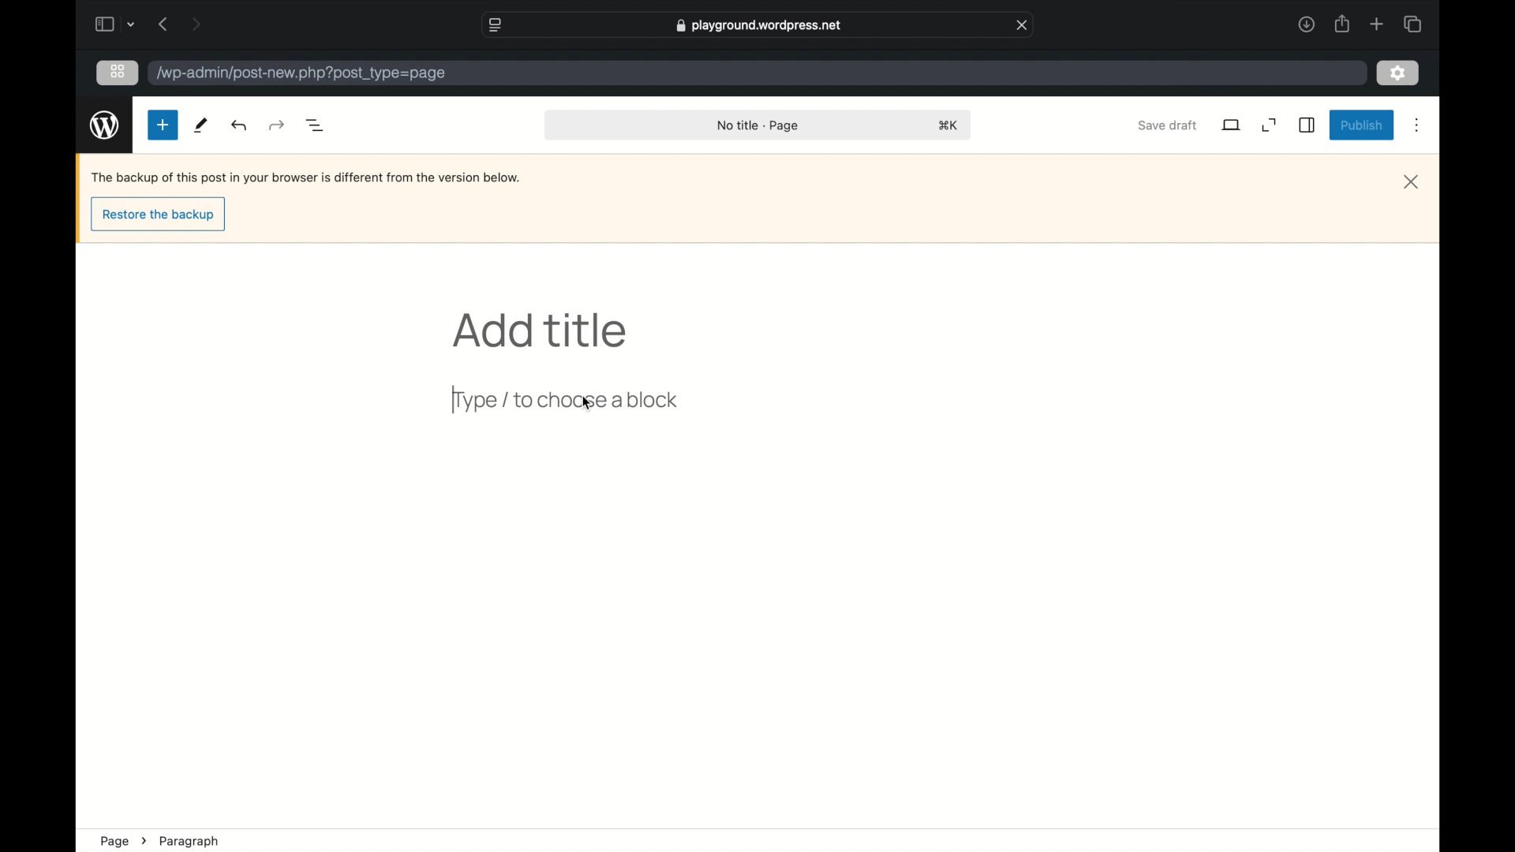  I want to click on no title page, so click(759, 125).